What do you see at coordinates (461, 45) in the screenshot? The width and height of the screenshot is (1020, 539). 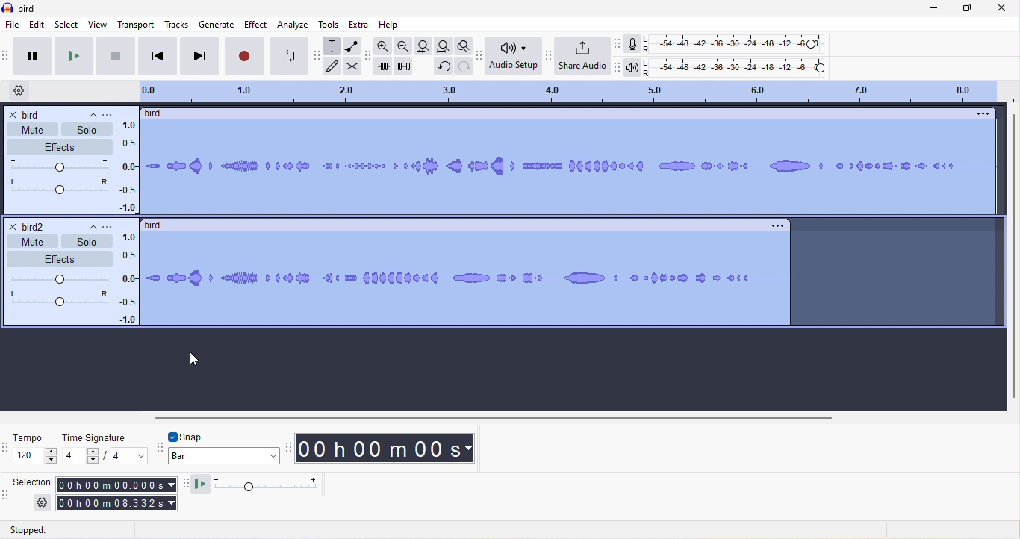 I see `zoom toggle` at bounding box center [461, 45].